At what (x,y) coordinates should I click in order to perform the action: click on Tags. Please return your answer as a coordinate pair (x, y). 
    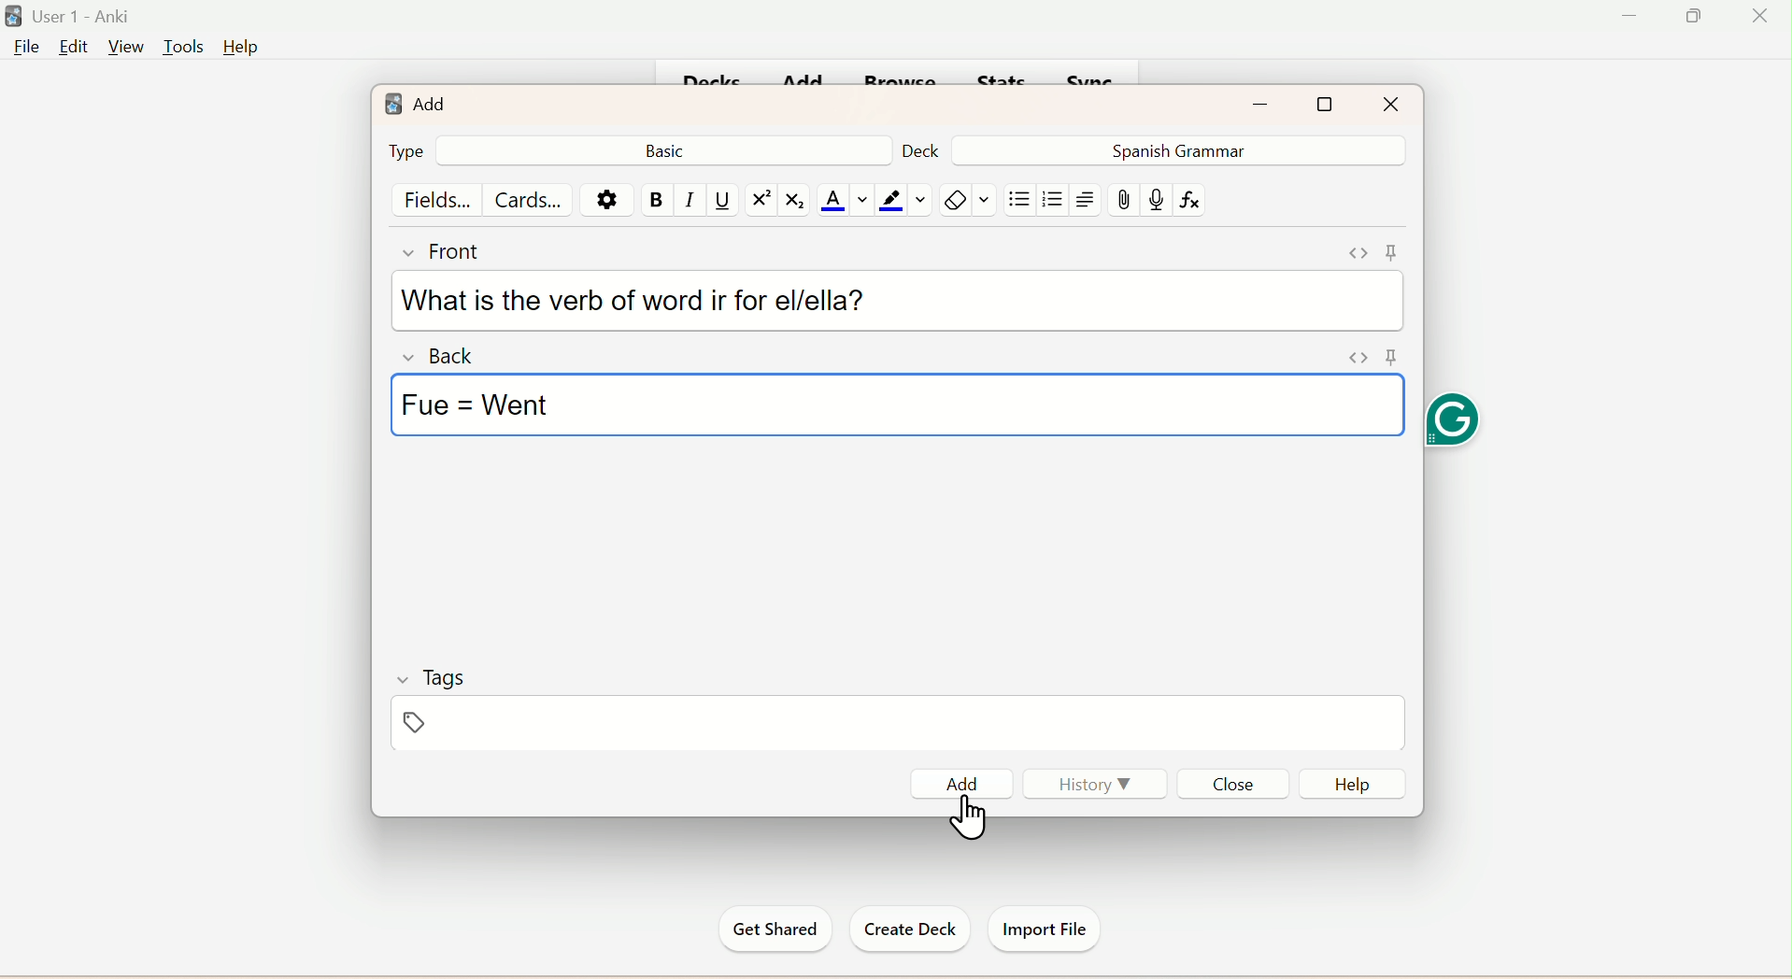
    Looking at the image, I should click on (430, 674).